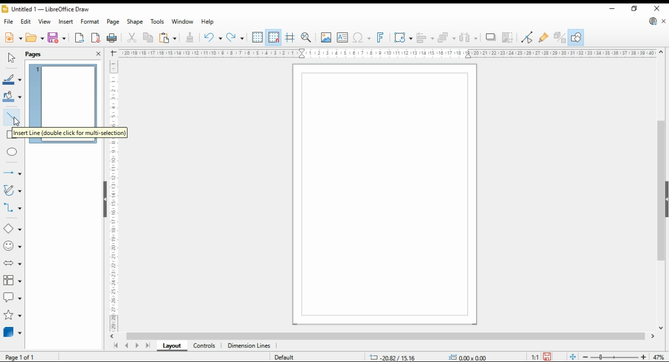 This screenshot has width=669, height=362. I want to click on move right, so click(654, 337).